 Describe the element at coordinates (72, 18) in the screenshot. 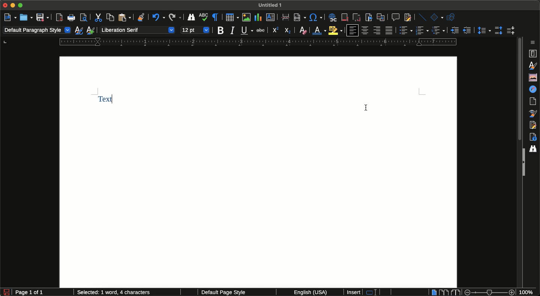

I see `Print` at that location.